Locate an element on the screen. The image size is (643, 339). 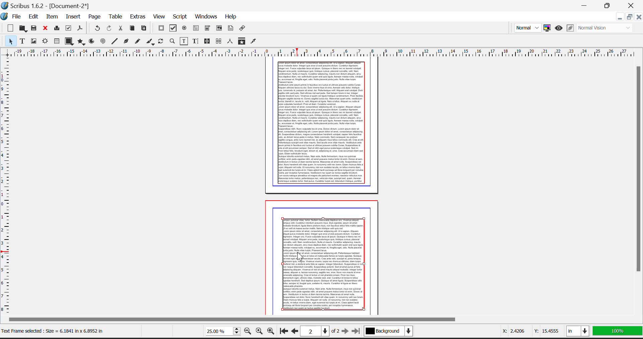
Minimize is located at coordinates (629, 18).